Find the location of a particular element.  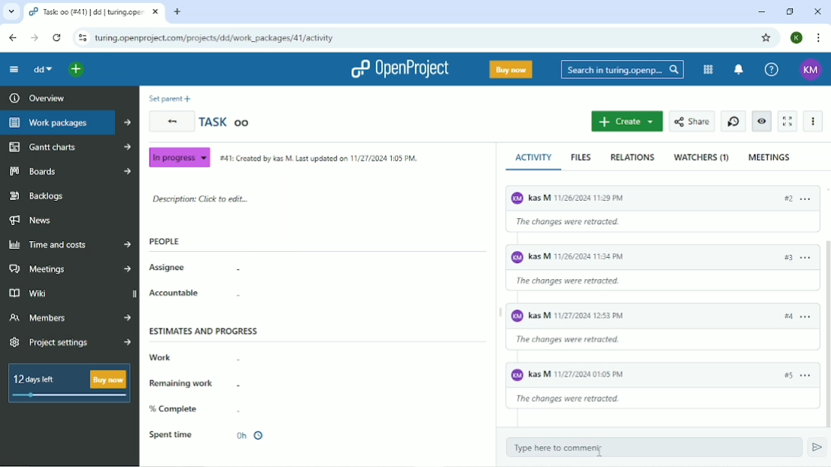

Restore down is located at coordinates (791, 12).